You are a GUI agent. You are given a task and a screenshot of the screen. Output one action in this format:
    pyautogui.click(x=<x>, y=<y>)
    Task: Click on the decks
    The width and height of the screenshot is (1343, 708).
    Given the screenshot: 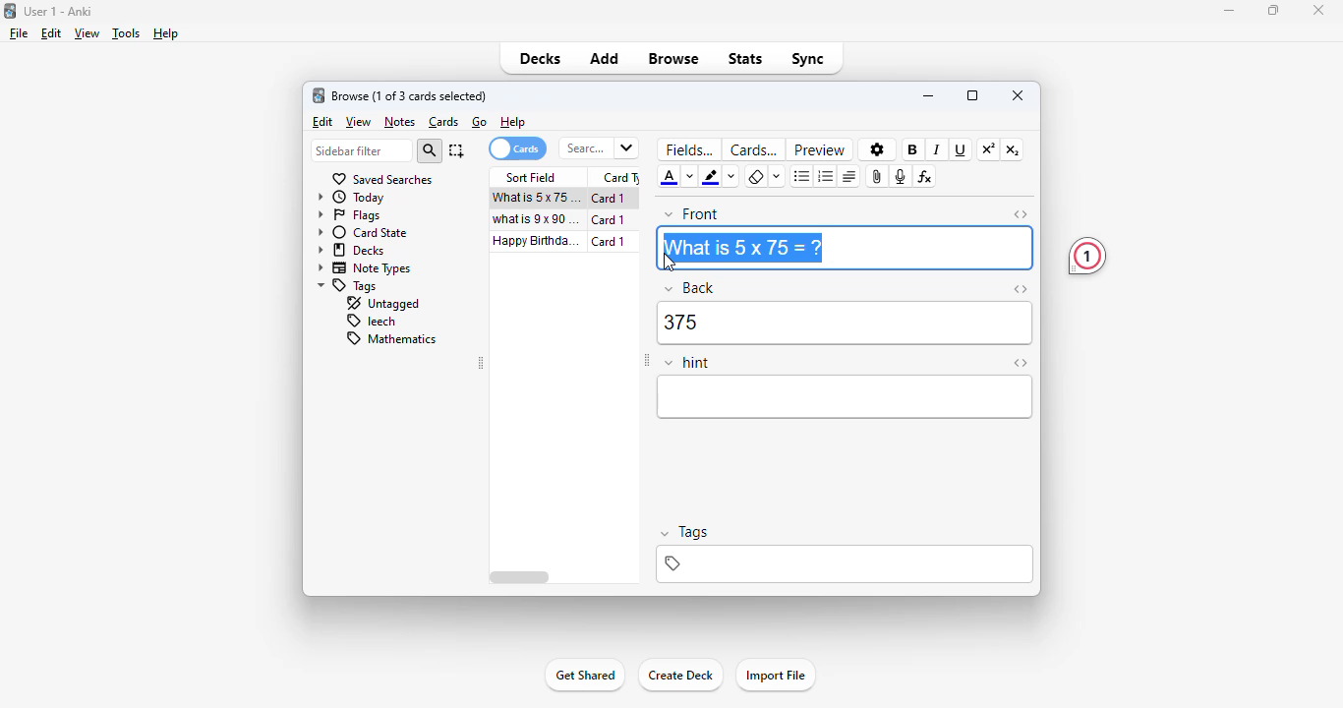 What is the action you would take?
    pyautogui.click(x=350, y=250)
    